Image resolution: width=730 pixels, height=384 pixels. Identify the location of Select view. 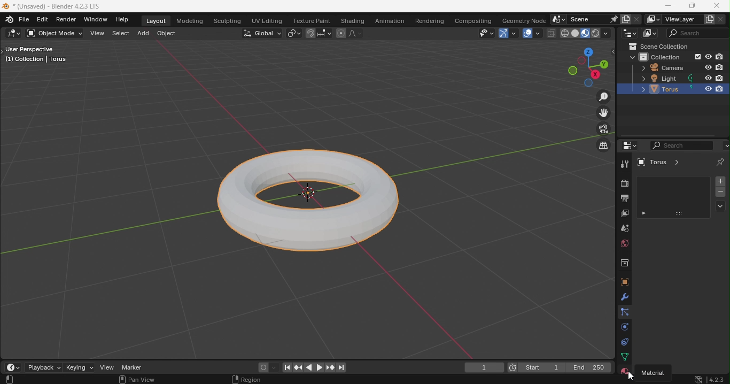
(11, 379).